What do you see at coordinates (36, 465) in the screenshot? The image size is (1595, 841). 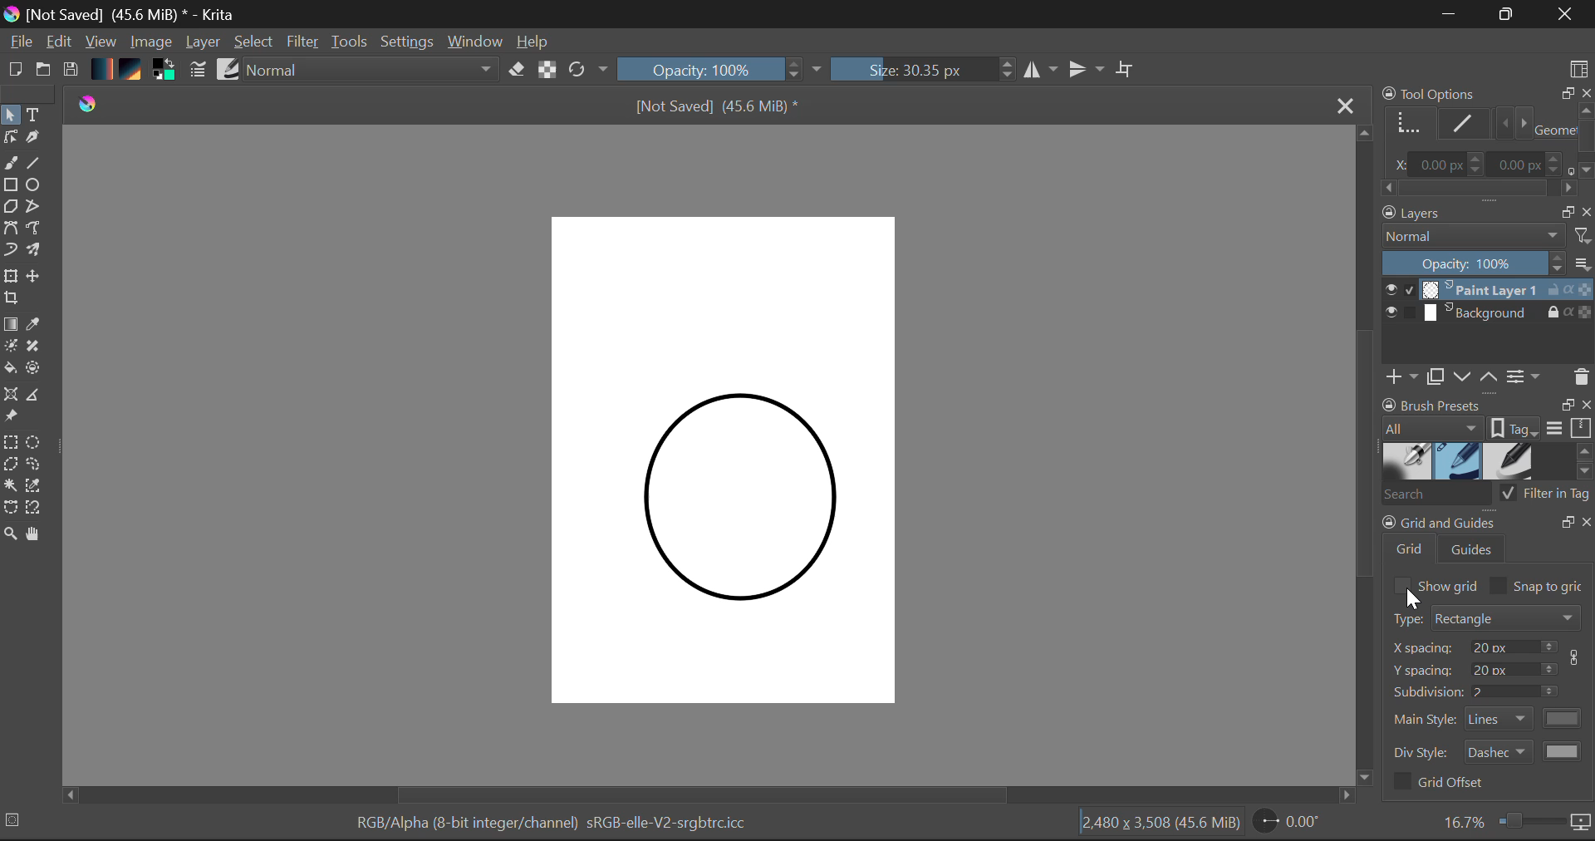 I see `Freehand Selection` at bounding box center [36, 465].